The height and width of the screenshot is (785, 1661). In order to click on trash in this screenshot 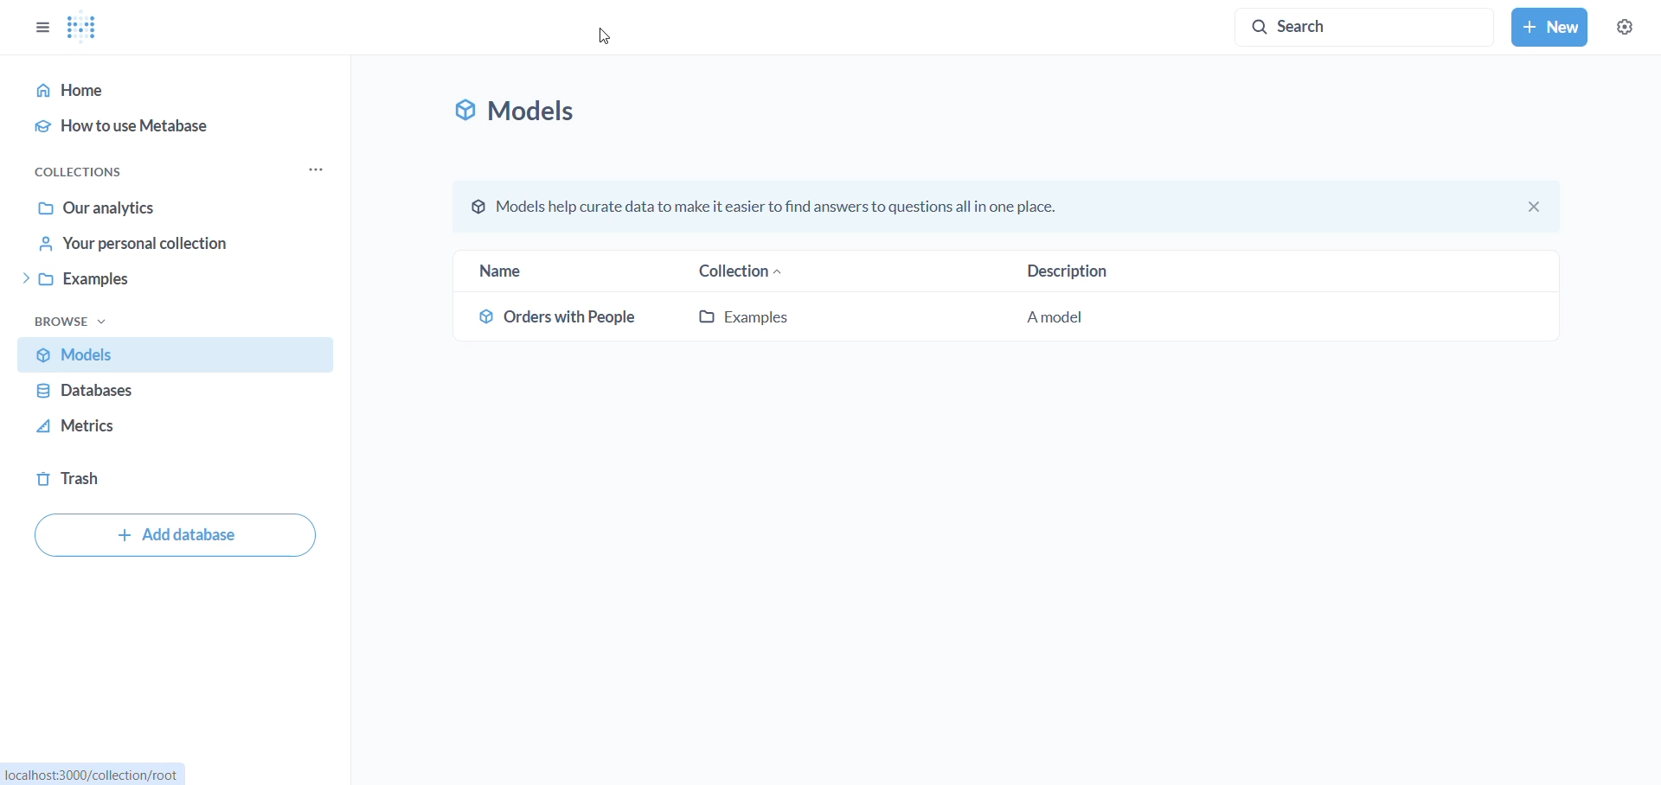, I will do `click(169, 477)`.